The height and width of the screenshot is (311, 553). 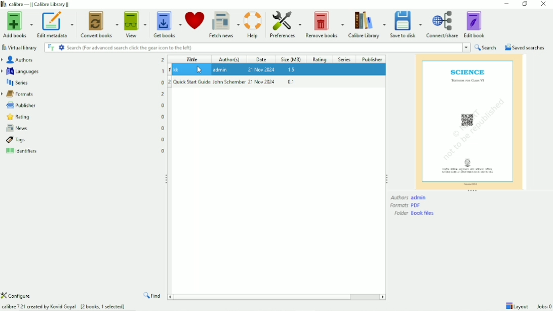 I want to click on Authors, so click(x=409, y=198).